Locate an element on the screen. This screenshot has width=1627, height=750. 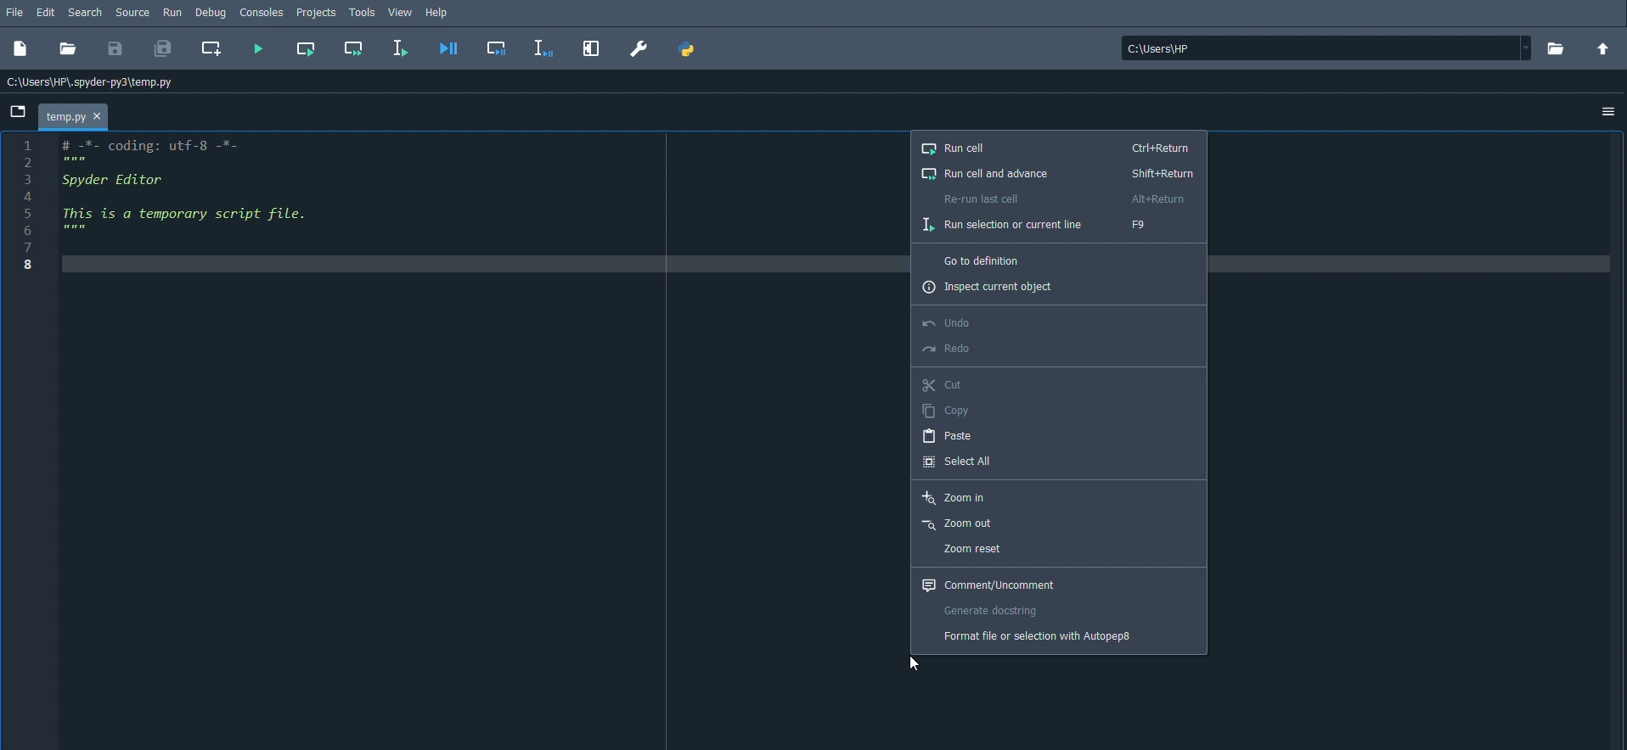
C:\Users\HP is located at coordinates (1322, 48).